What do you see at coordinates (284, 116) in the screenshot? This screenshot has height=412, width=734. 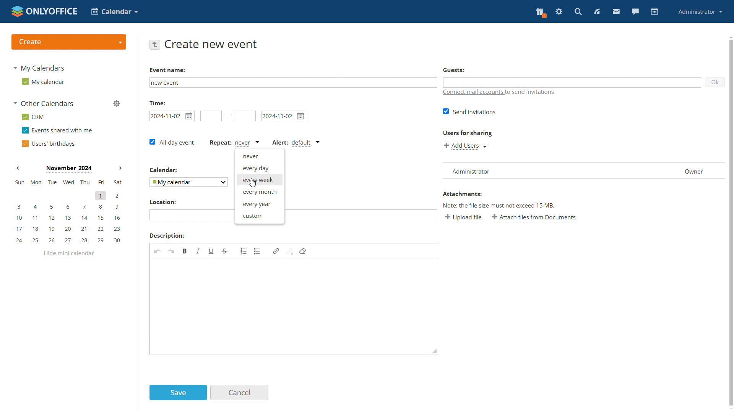 I see `event end date` at bounding box center [284, 116].